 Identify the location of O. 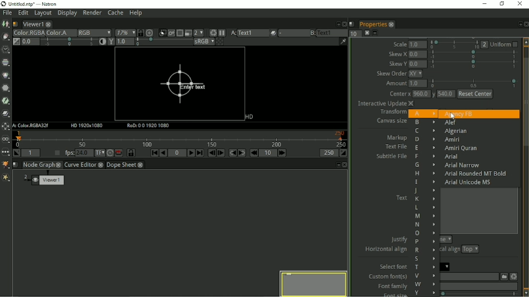
(424, 234).